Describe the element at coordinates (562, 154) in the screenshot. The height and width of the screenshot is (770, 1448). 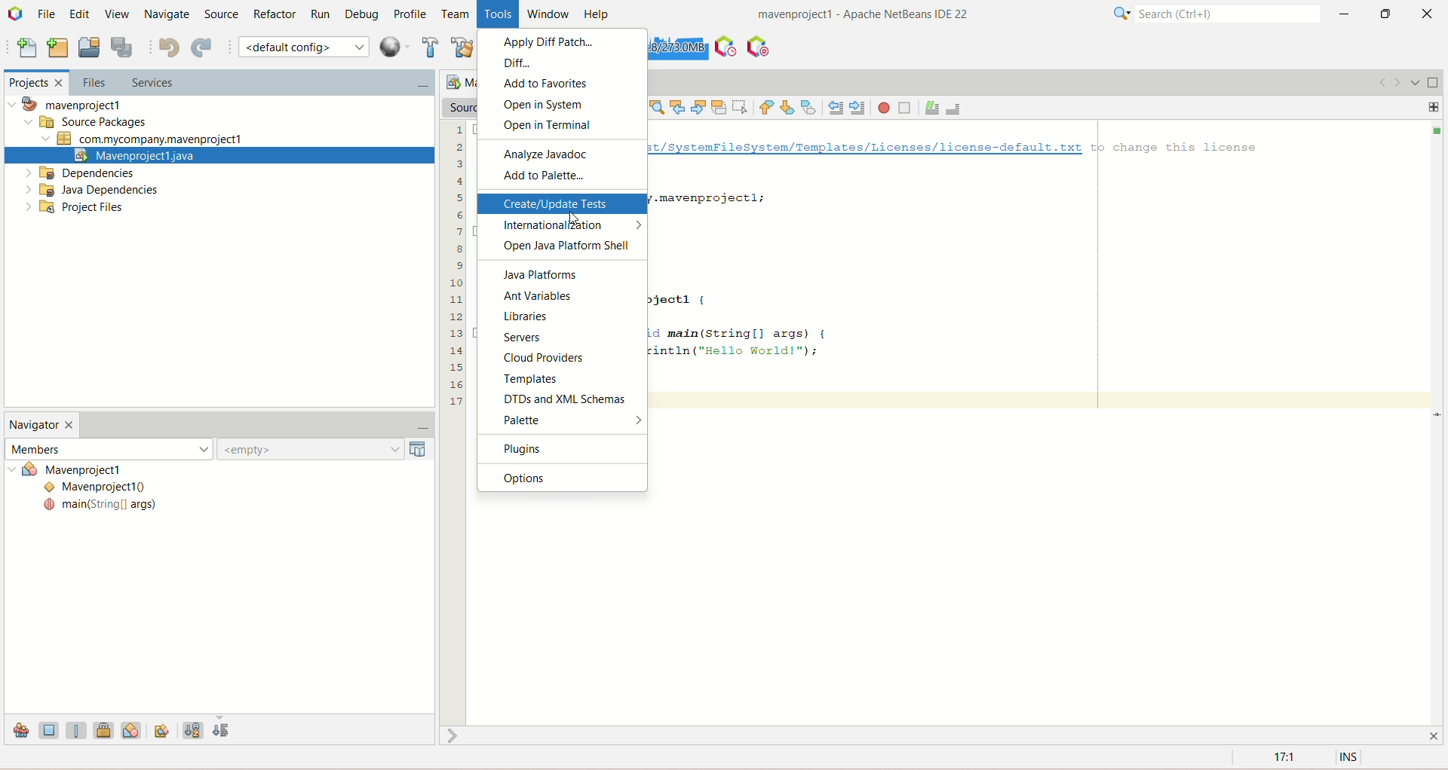
I see `analyze javadoc` at that location.